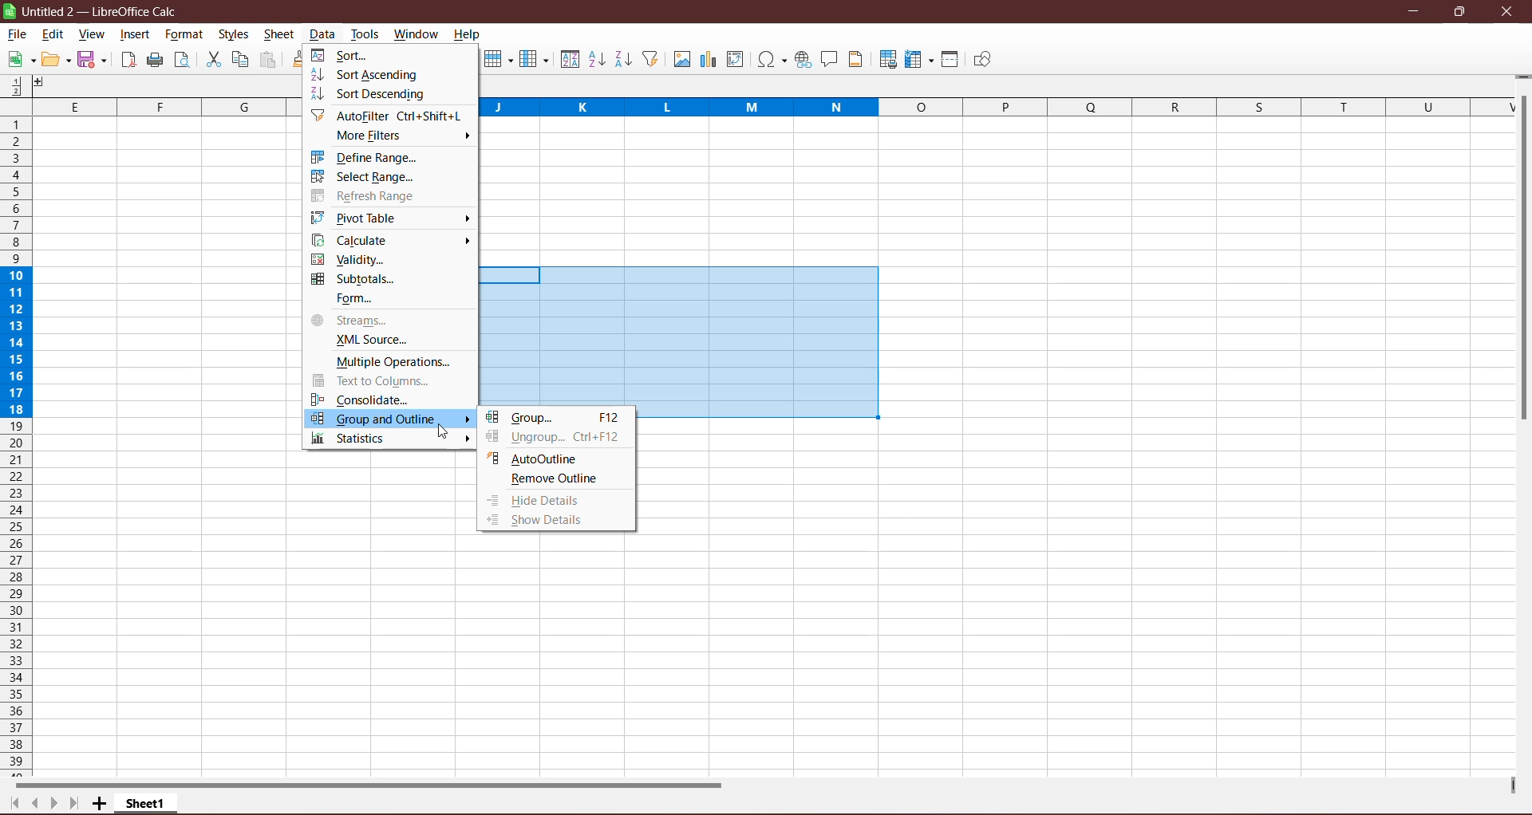 The height and width of the screenshot is (815, 1532). What do you see at coordinates (708, 59) in the screenshot?
I see `Insert Poll` at bounding box center [708, 59].